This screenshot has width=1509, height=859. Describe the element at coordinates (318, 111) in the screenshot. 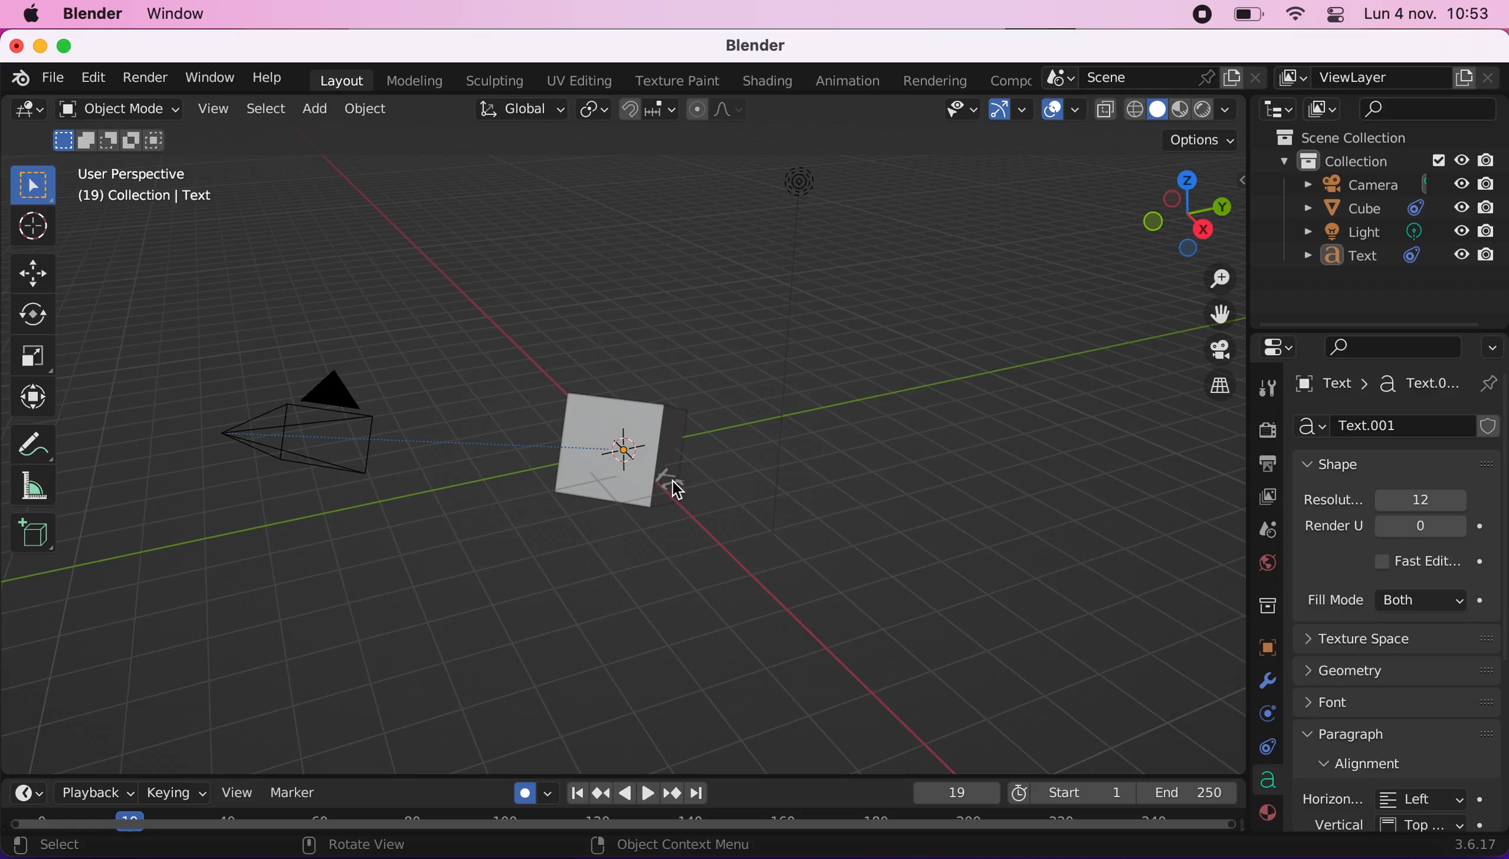

I see `add` at that location.